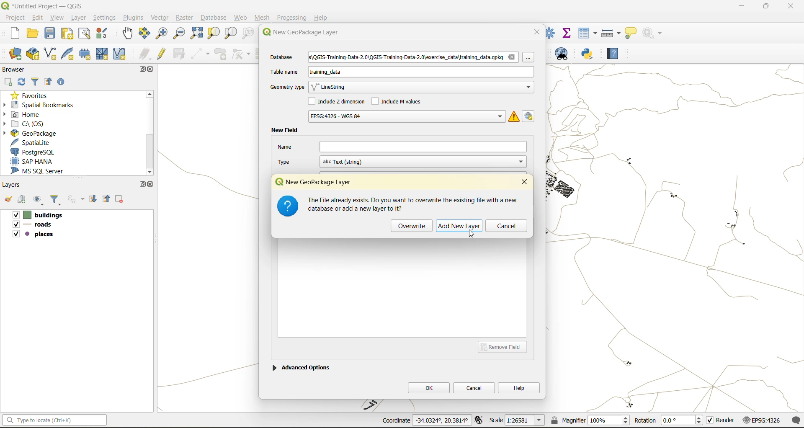 The width and height of the screenshot is (804, 428). Describe the element at coordinates (151, 184) in the screenshot. I see `close` at that location.